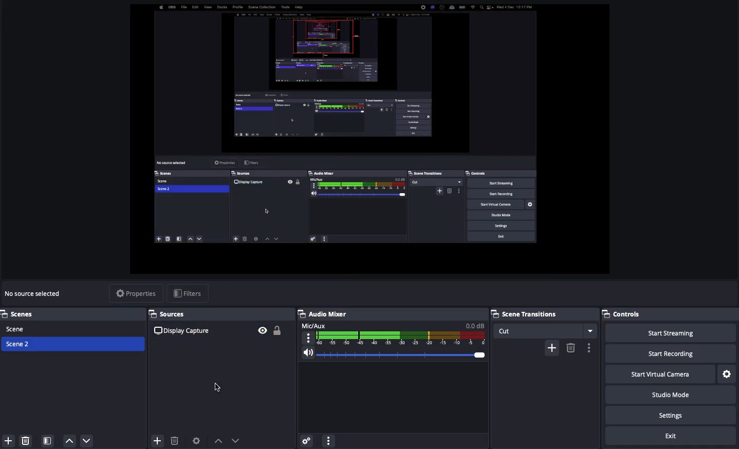 This screenshot has width=739, height=449. I want to click on Filters, so click(187, 292).